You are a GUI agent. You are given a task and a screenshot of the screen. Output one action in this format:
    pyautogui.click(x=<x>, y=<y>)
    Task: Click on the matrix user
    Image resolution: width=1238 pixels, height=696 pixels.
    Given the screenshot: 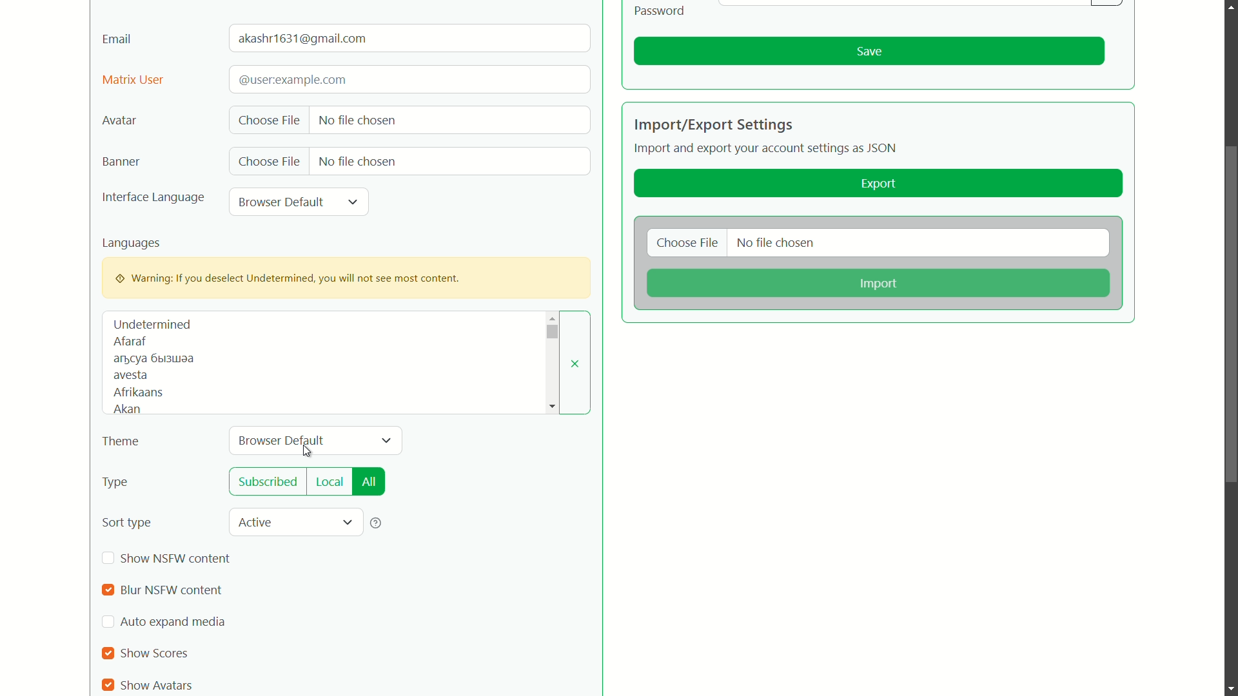 What is the action you would take?
    pyautogui.click(x=133, y=81)
    